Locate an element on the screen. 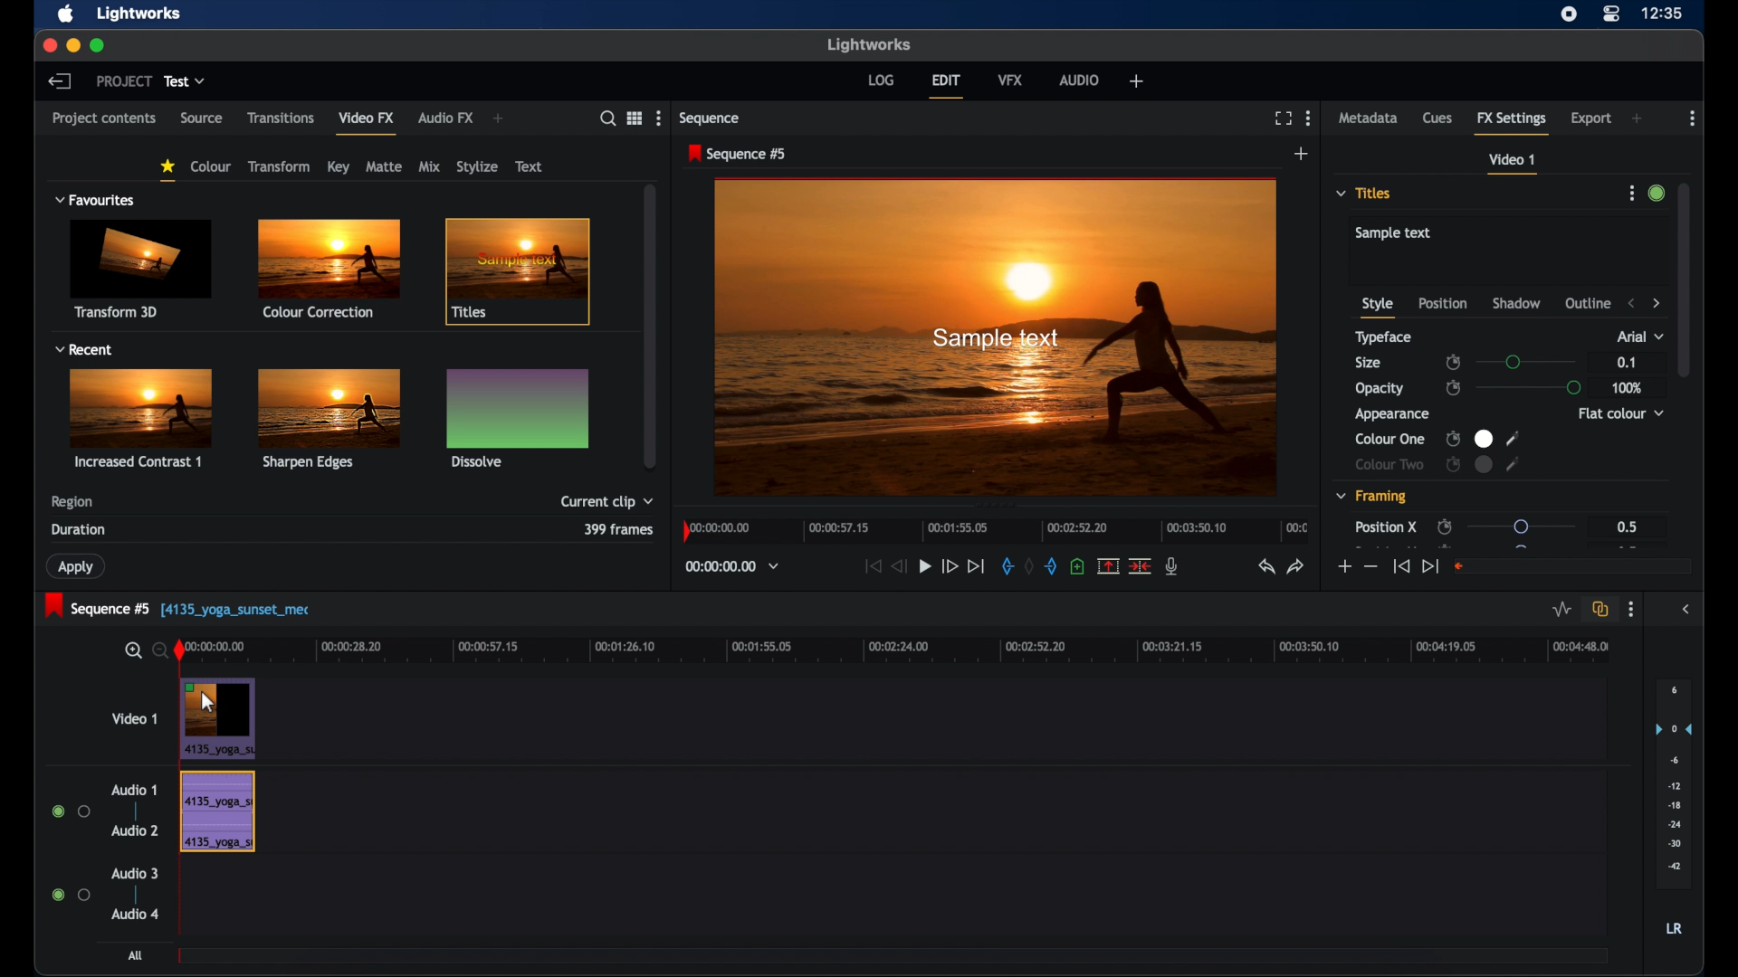 The image size is (1738, 977). sample text is located at coordinates (1392, 232).